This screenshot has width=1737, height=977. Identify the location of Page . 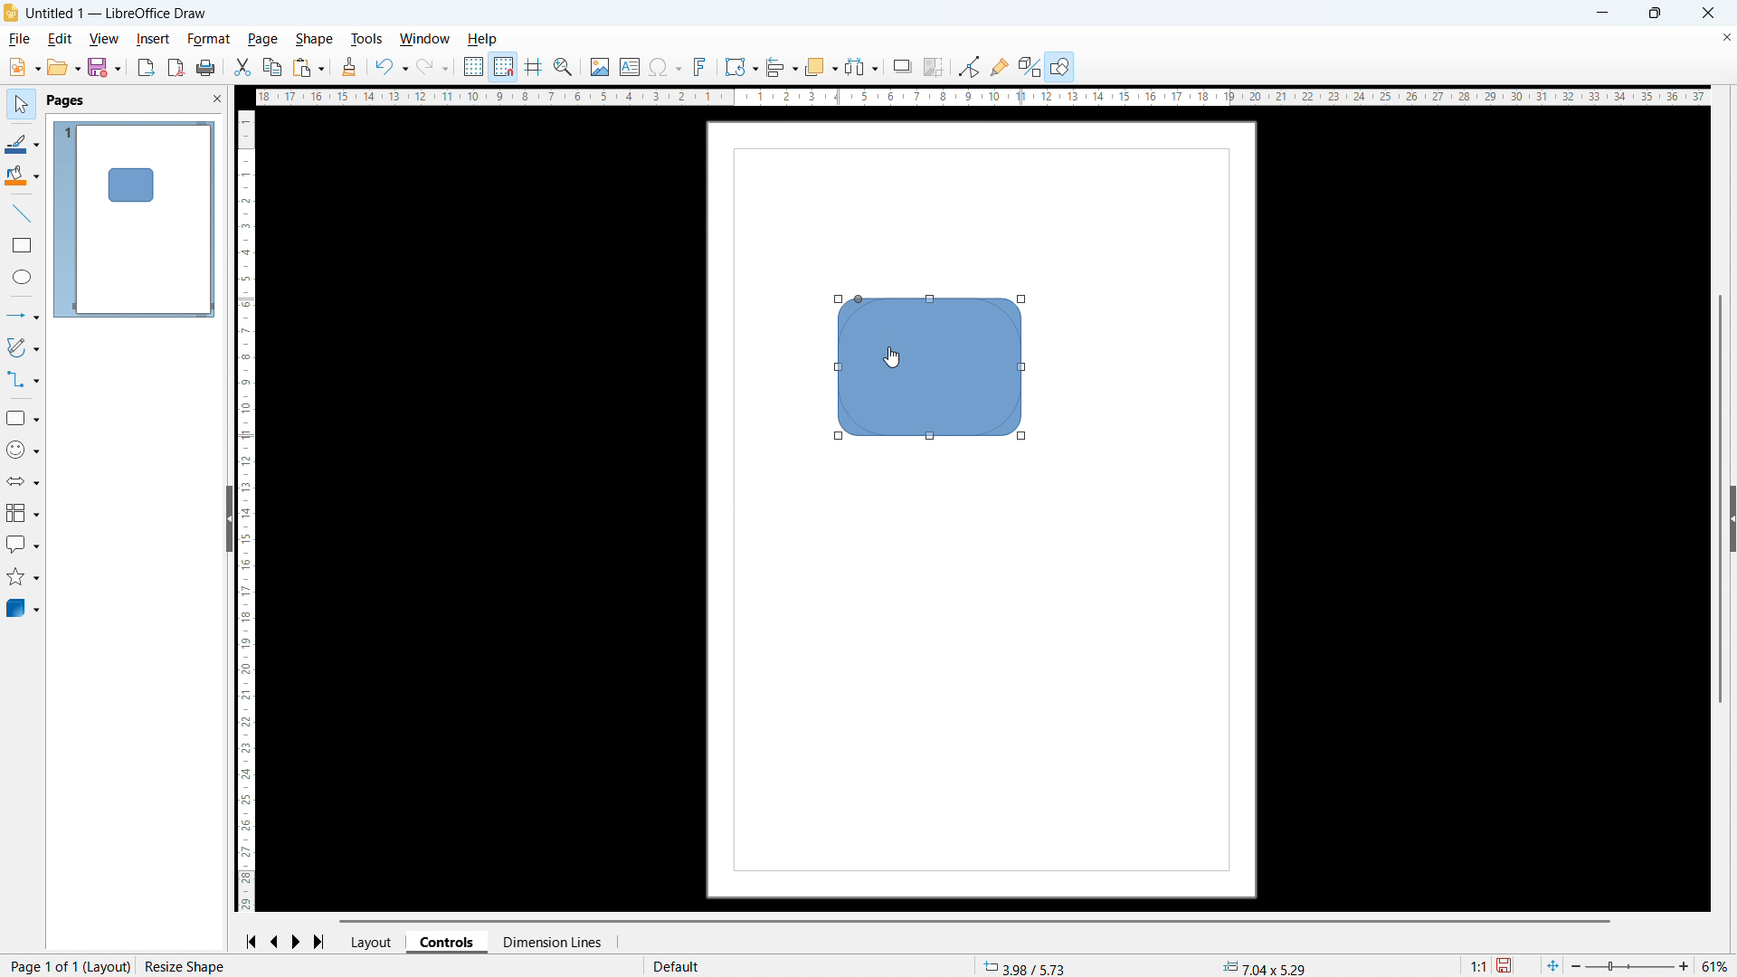
(262, 39).